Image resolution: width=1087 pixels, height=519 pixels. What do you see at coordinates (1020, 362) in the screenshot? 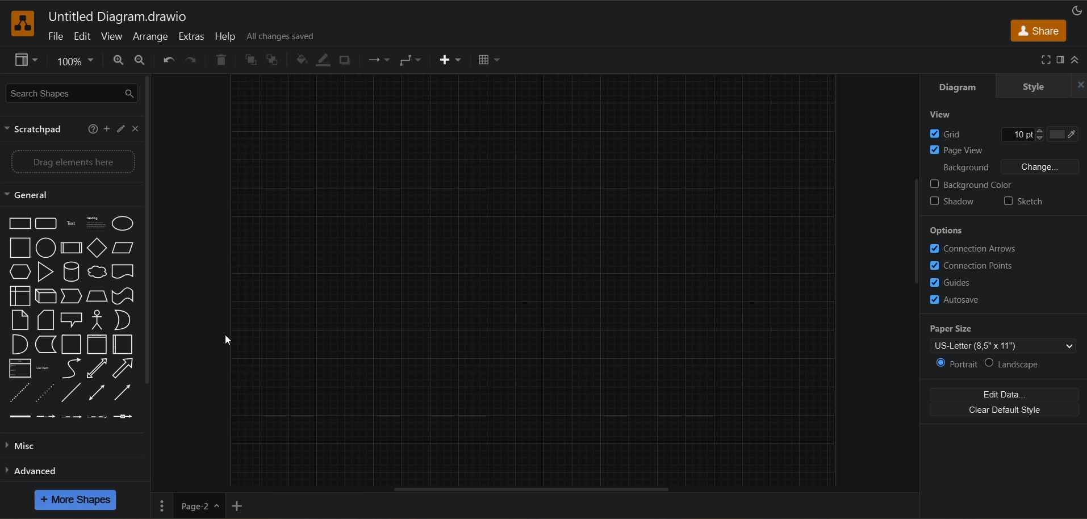
I see `landscape` at bounding box center [1020, 362].